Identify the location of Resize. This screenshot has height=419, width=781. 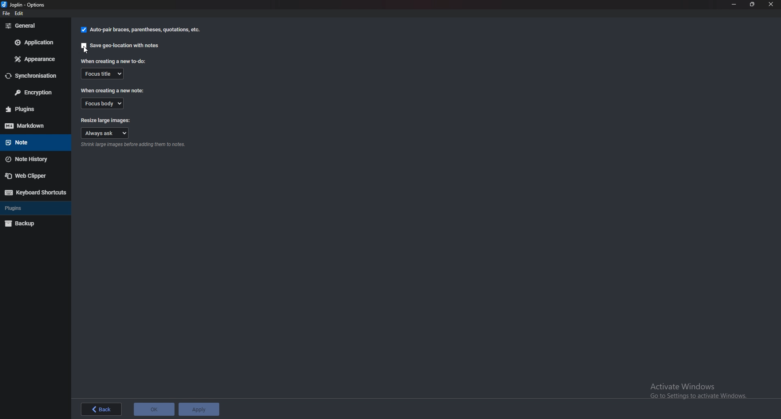
(753, 4).